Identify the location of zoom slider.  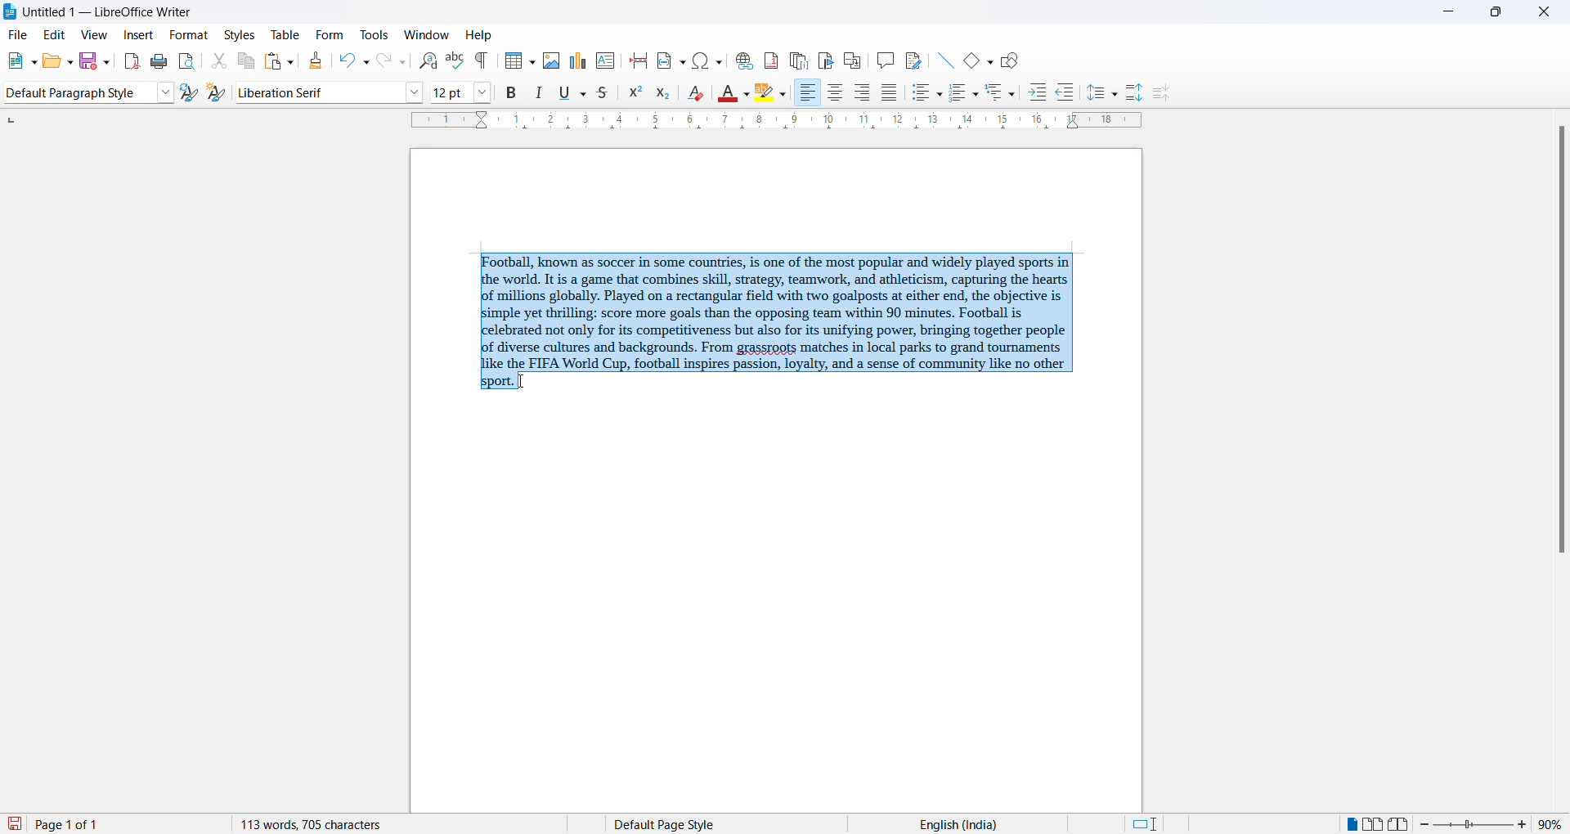
(1477, 824).